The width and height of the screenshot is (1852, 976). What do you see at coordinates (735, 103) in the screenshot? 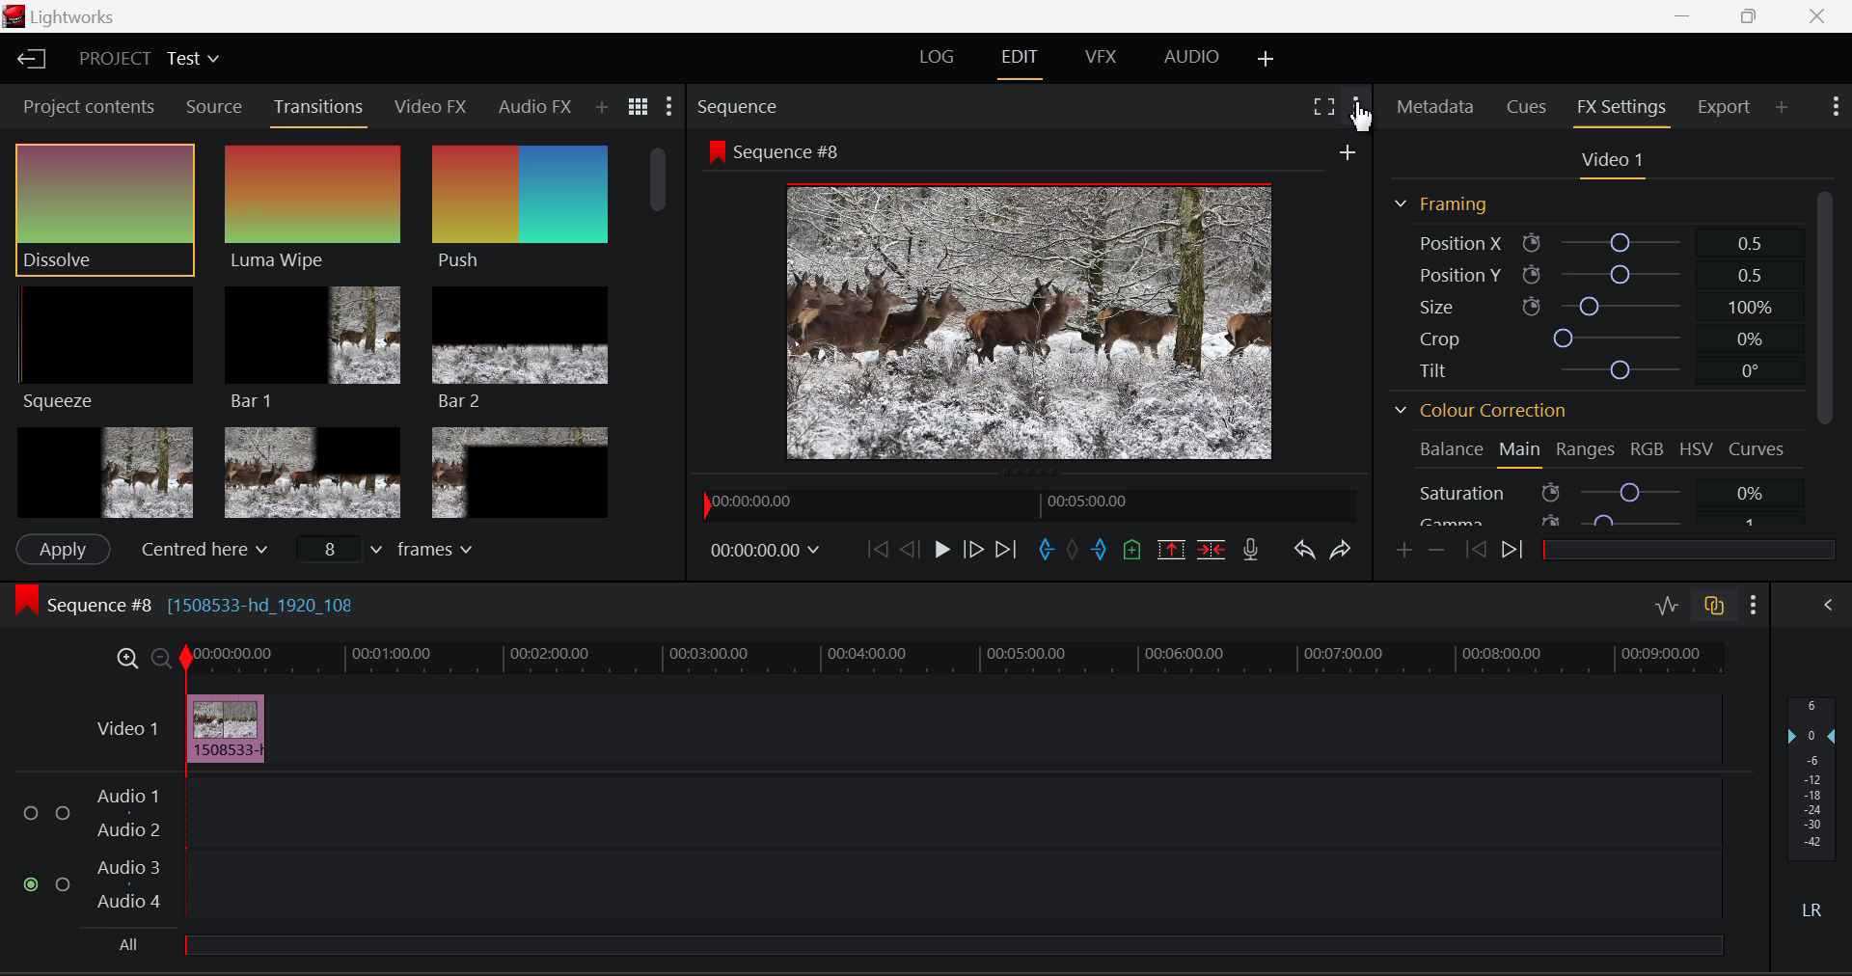
I see `Sequence Preview Section` at bounding box center [735, 103].